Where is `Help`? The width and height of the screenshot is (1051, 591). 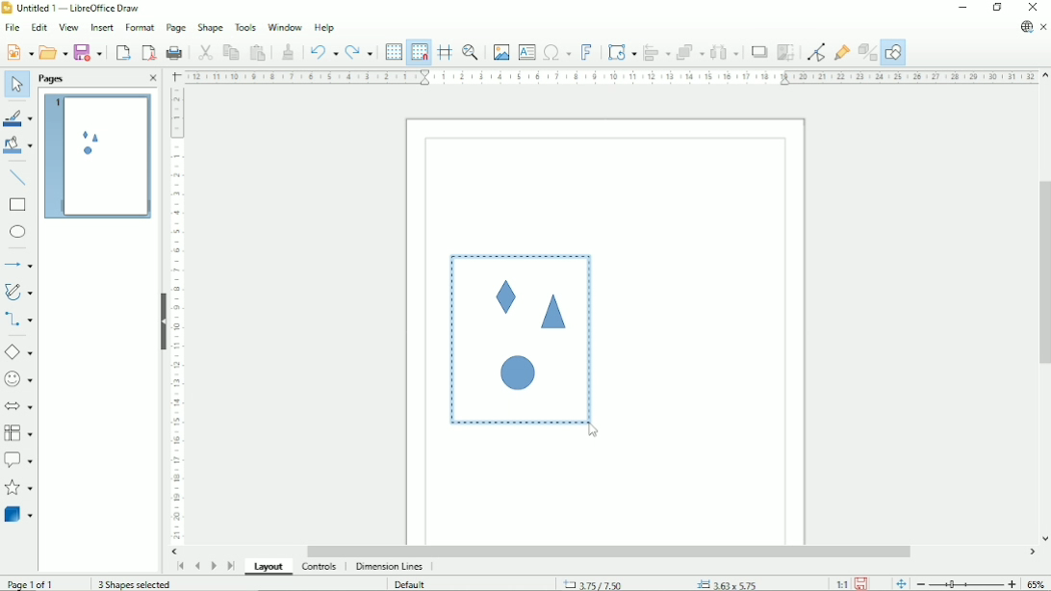 Help is located at coordinates (324, 28).